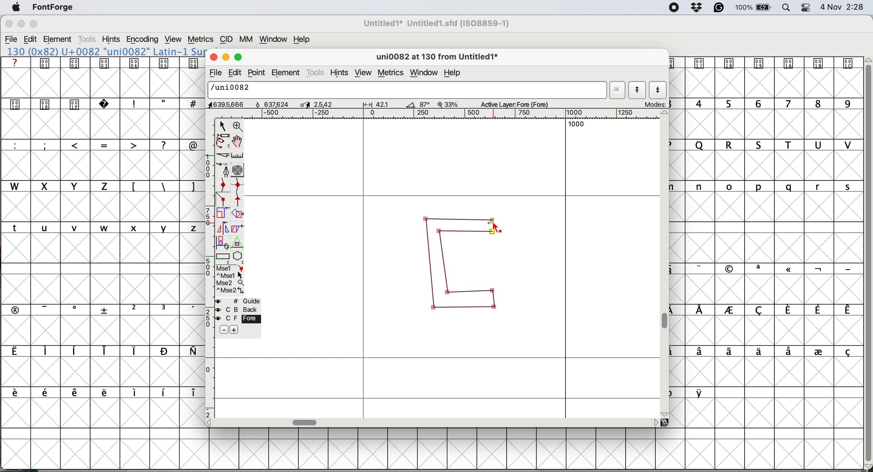 The height and width of the screenshot is (472, 873). Describe the element at coordinates (286, 72) in the screenshot. I see `element` at that location.